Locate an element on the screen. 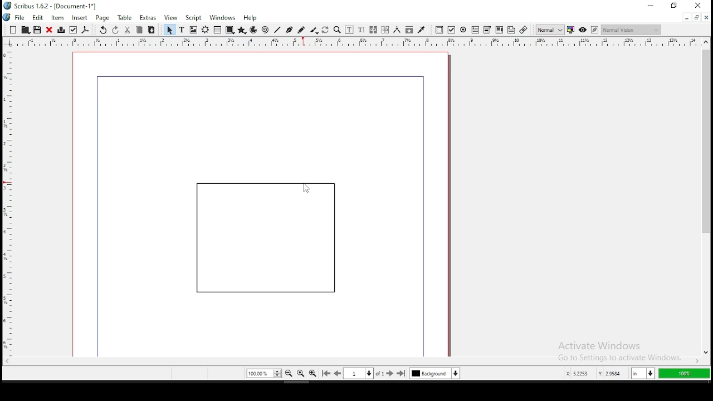 The width and height of the screenshot is (713, 401). eyedropper is located at coordinates (422, 31).